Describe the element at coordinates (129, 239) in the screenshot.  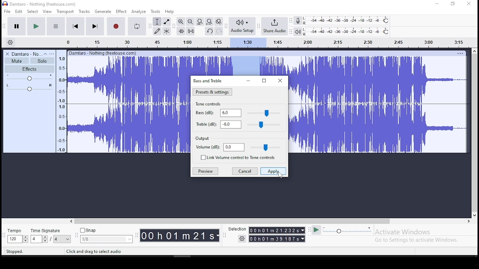
I see `drop down` at that location.